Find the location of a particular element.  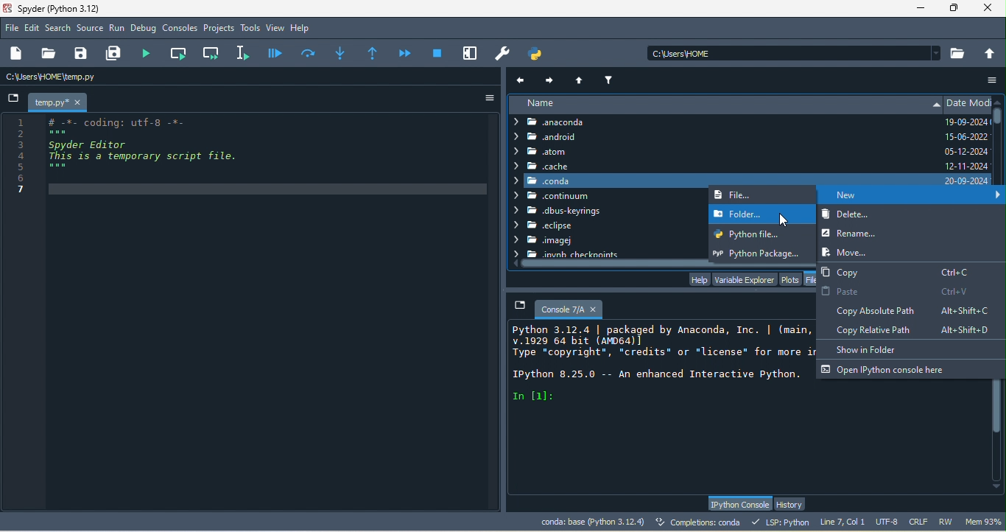

lsp python is located at coordinates (783, 522).